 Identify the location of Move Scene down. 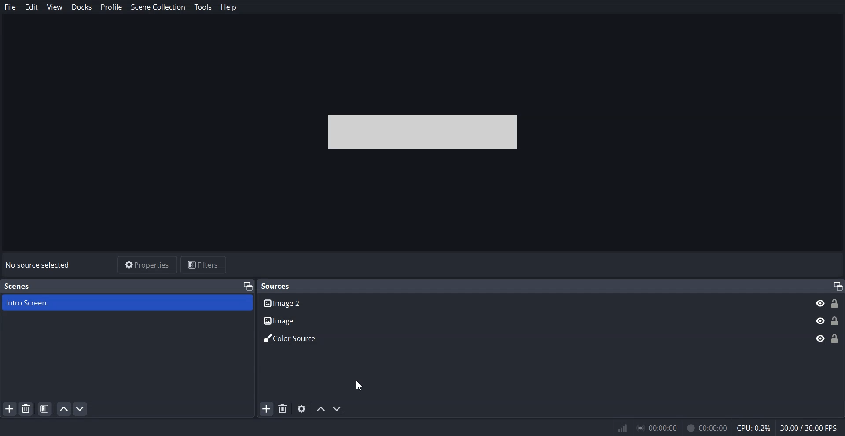
(82, 409).